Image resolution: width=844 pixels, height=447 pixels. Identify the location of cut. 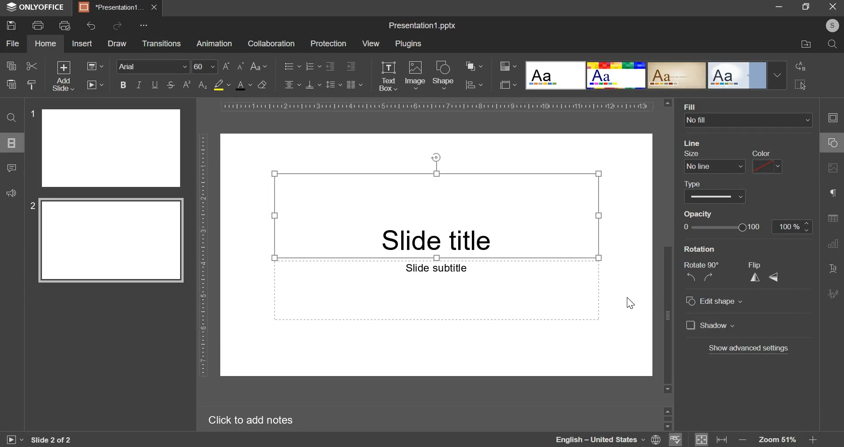
(32, 66).